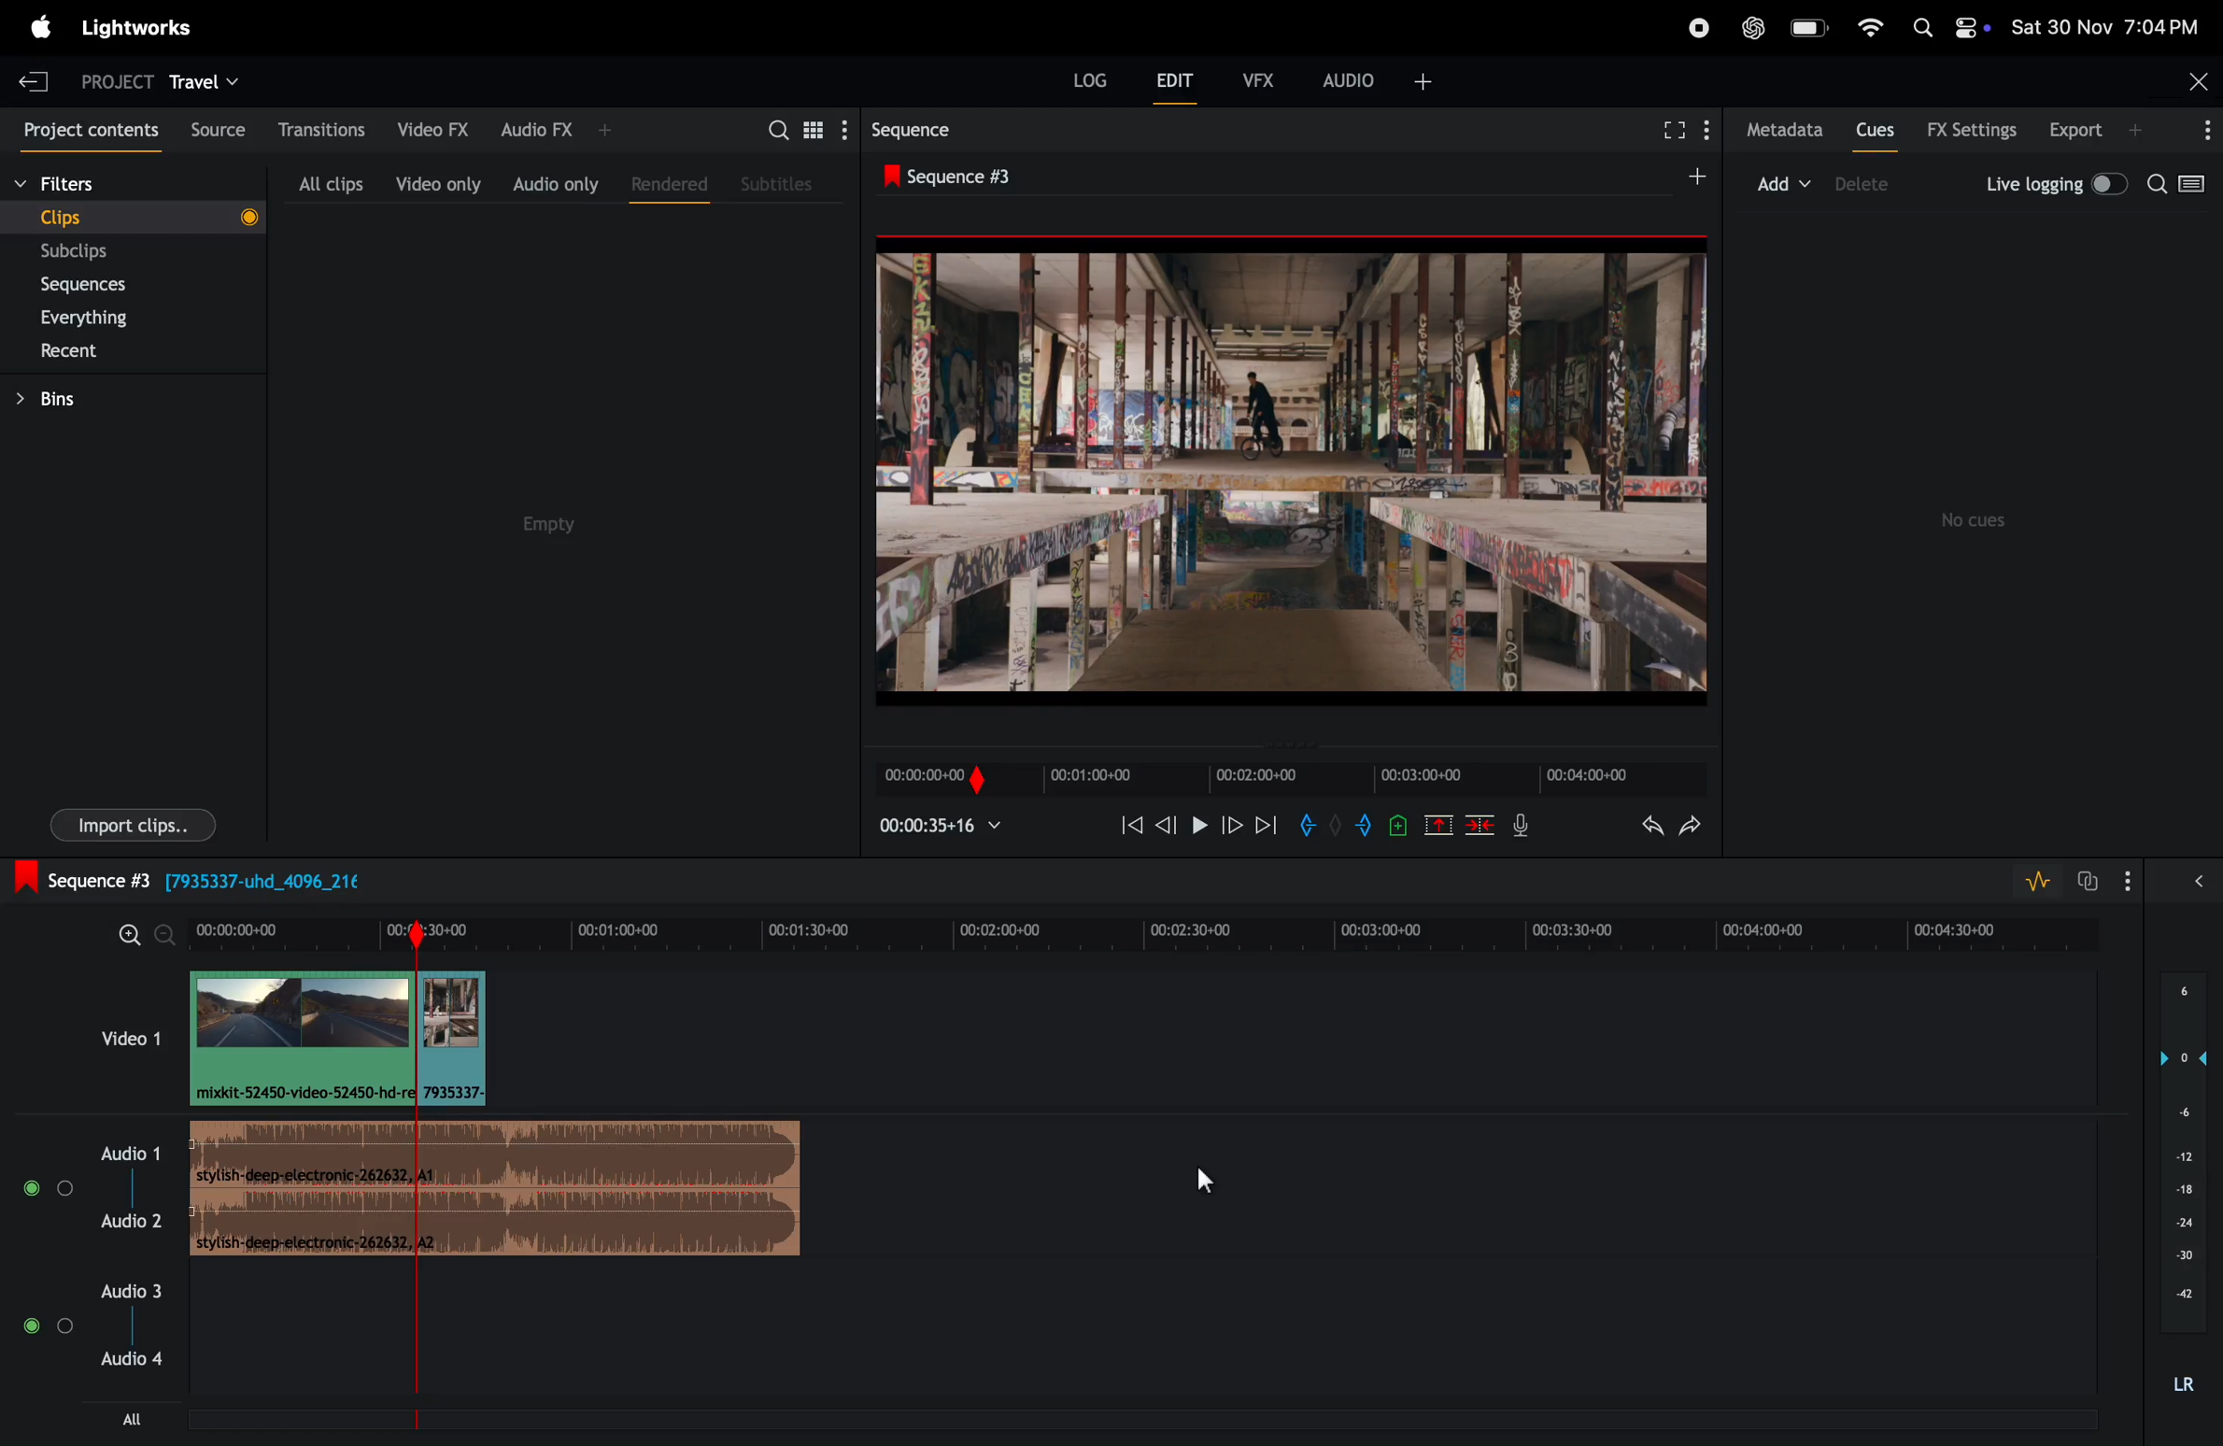 The image size is (2223, 1446). I want to click on audio fx, so click(552, 130).